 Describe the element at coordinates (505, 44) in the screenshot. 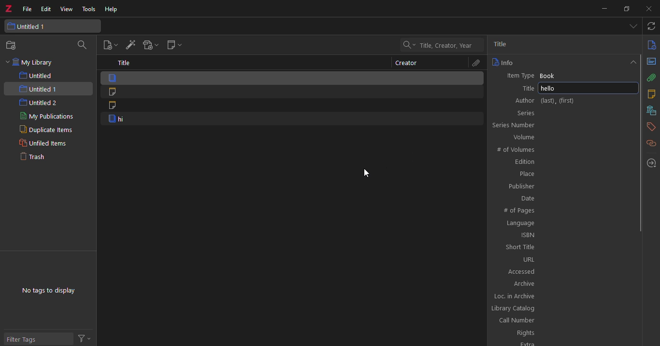

I see `title` at that location.